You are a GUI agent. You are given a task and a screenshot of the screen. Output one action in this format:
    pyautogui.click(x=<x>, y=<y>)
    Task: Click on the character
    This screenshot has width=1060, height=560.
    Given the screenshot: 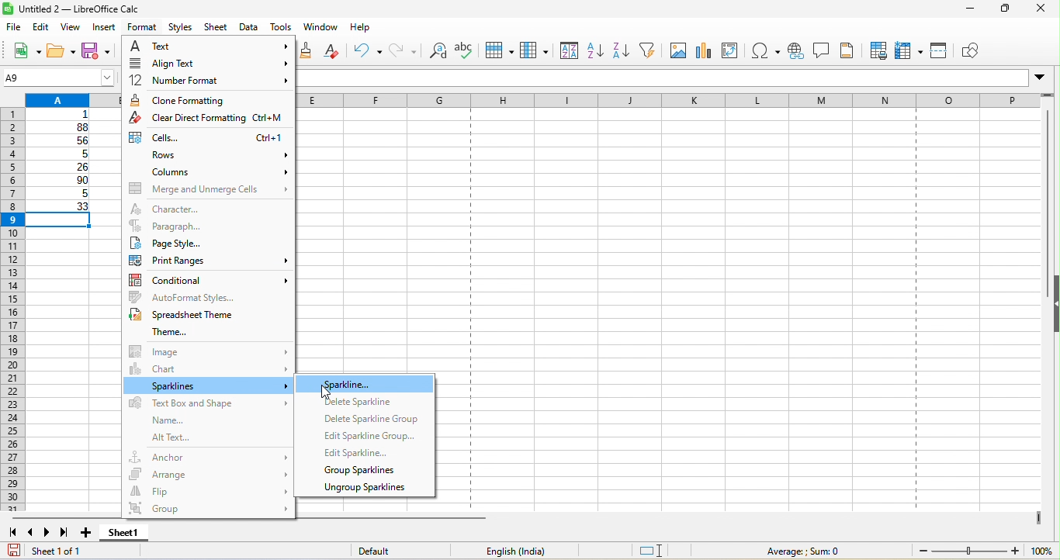 What is the action you would take?
    pyautogui.click(x=194, y=208)
    